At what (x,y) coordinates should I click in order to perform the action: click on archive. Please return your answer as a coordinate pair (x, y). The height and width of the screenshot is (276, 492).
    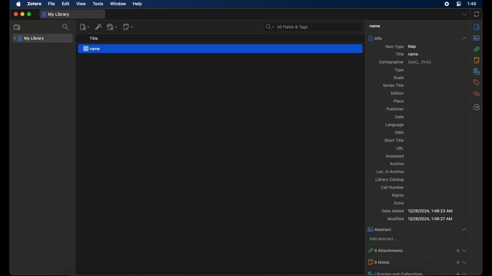
    Looking at the image, I should click on (397, 164).